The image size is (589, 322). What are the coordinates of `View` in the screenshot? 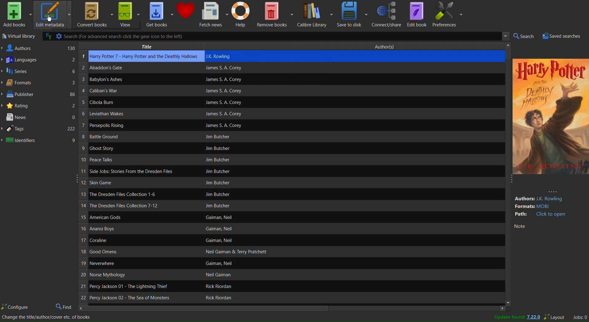 It's located at (129, 14).